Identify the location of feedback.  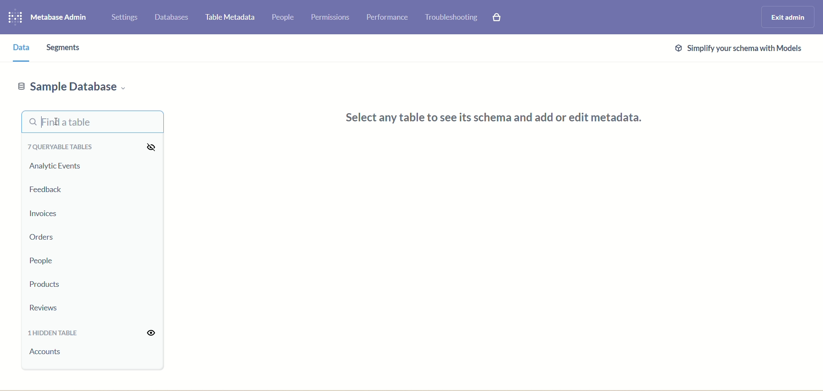
(47, 190).